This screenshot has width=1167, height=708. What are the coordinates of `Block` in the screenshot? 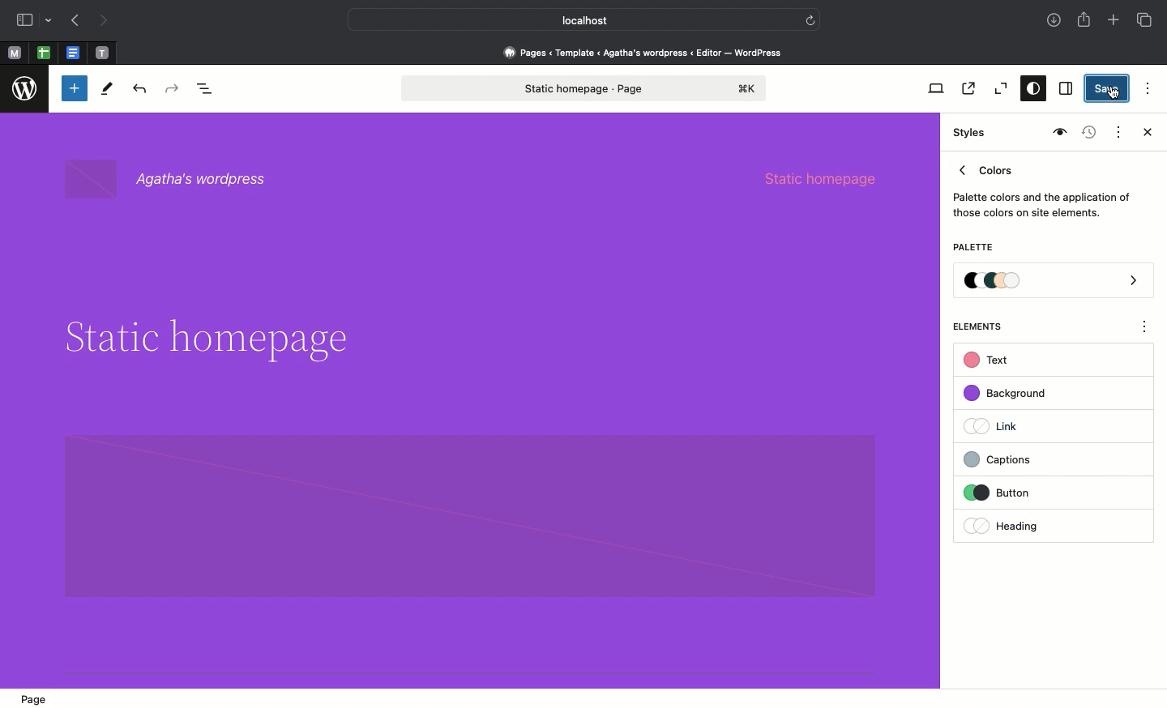 It's located at (471, 516).